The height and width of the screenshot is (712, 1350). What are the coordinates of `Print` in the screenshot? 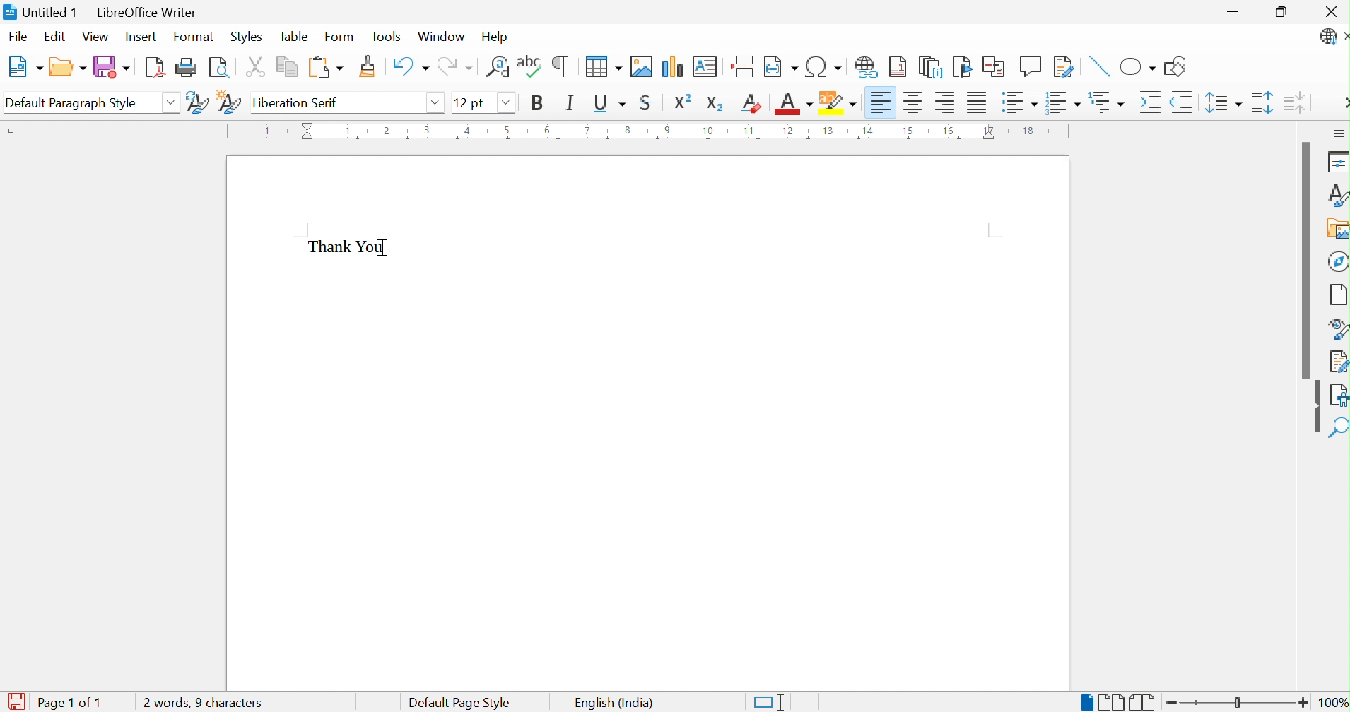 It's located at (186, 67).